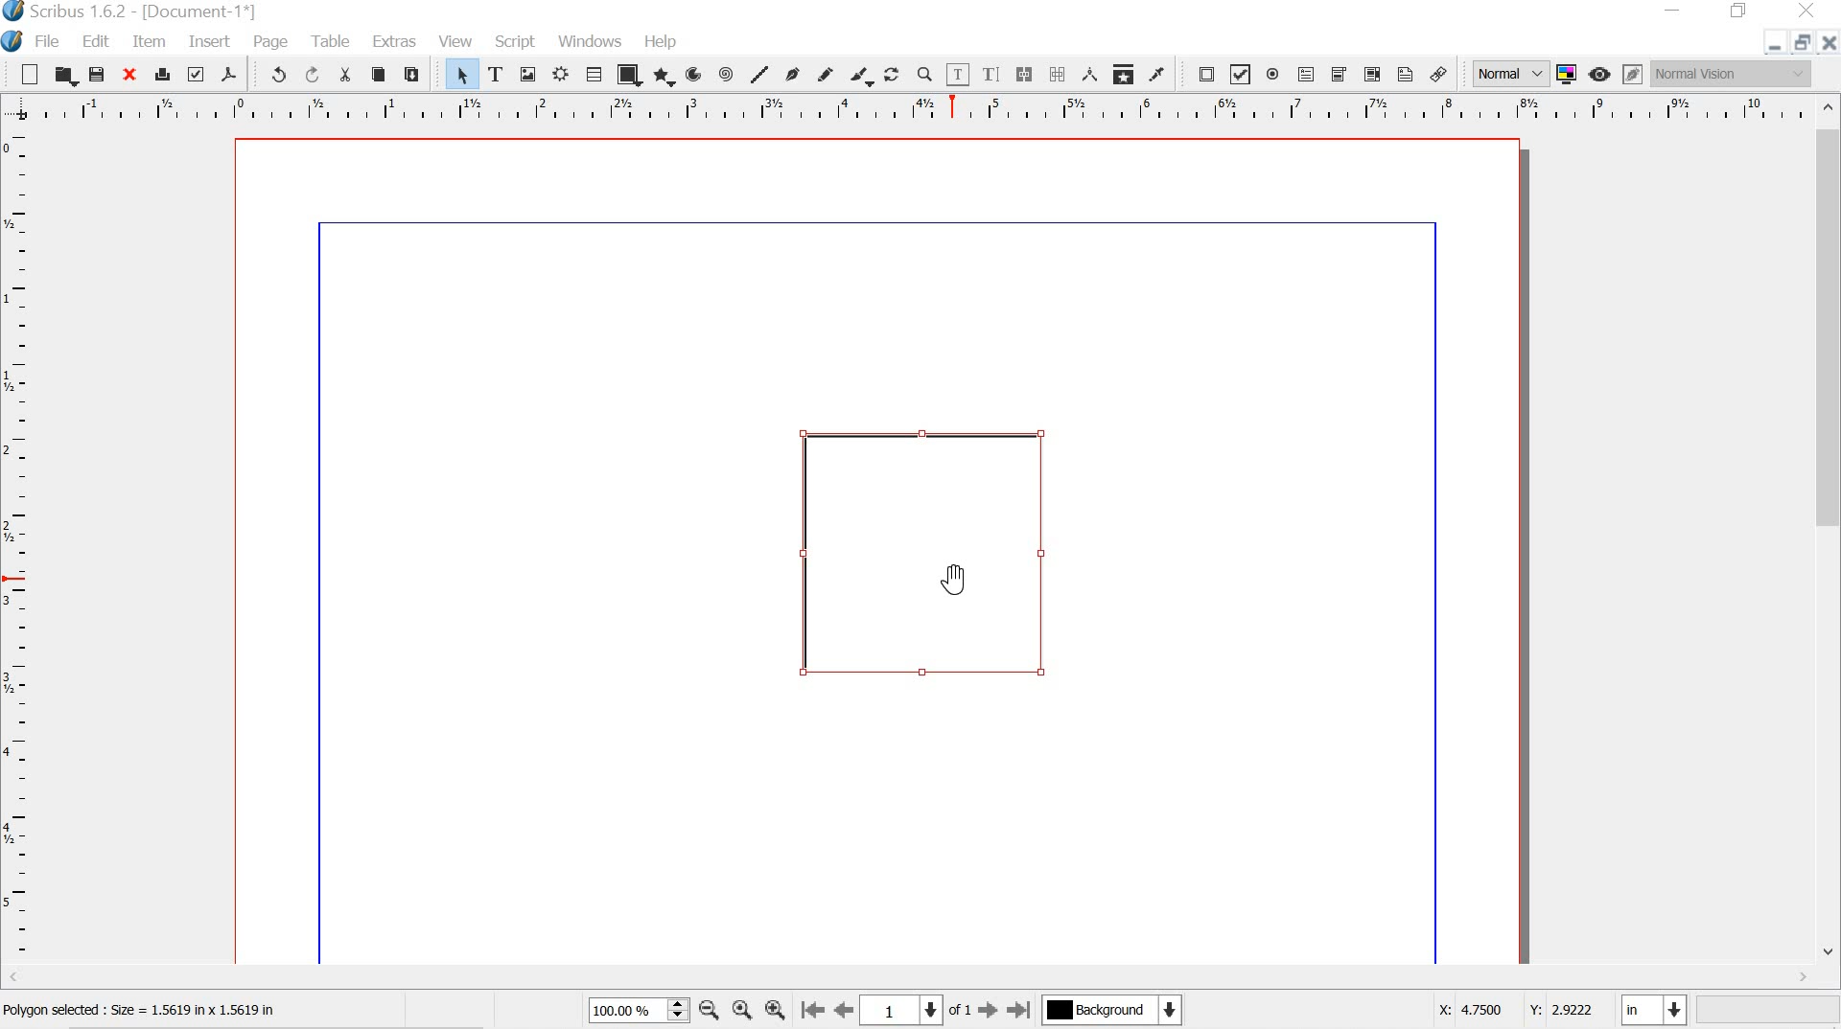  I want to click on paste, so click(419, 75).